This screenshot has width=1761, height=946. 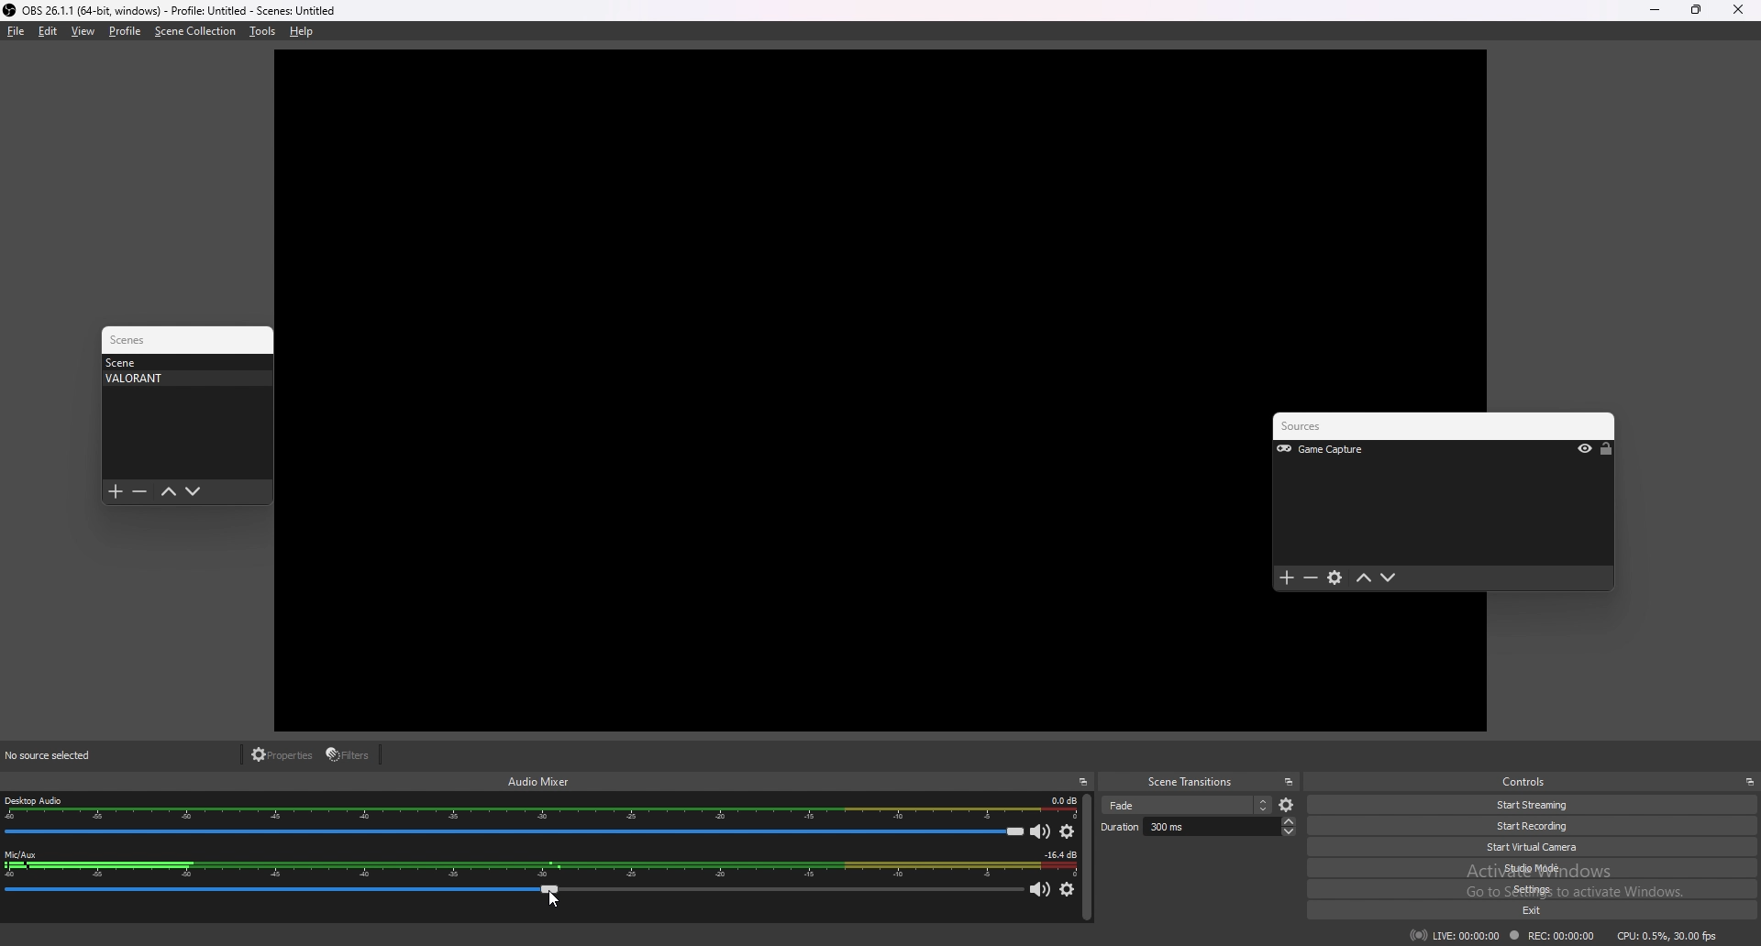 I want to click on minimize, so click(x=1654, y=10).